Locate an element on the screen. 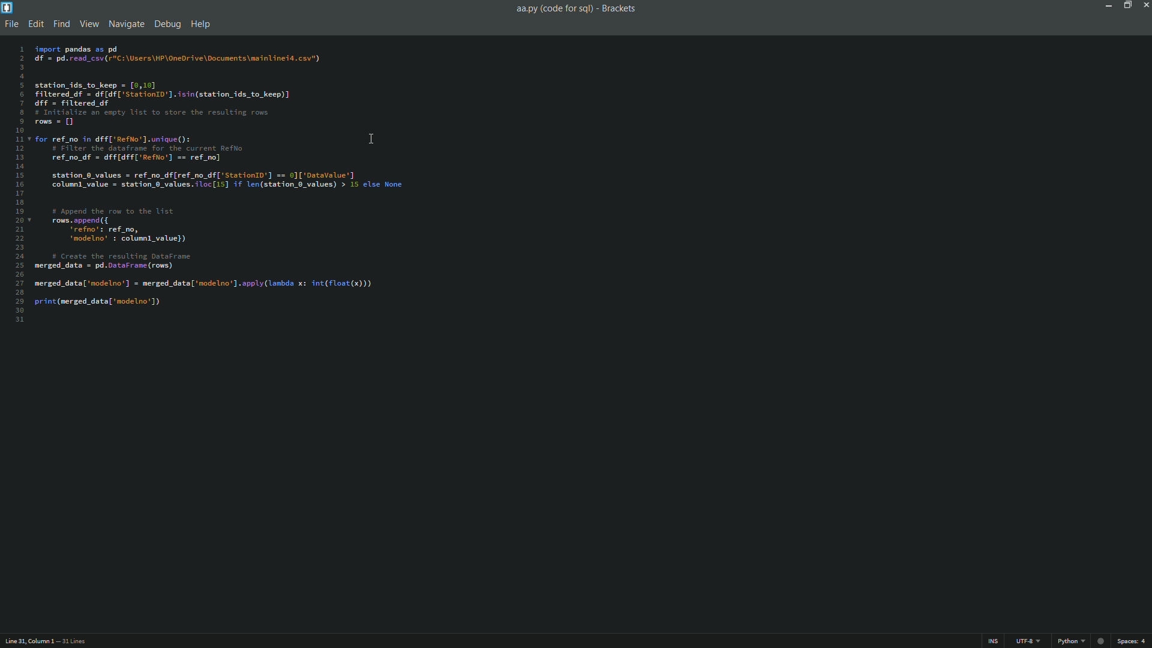 Image resolution: width=1152 pixels, height=648 pixels. text cursor is located at coordinates (37, 320).